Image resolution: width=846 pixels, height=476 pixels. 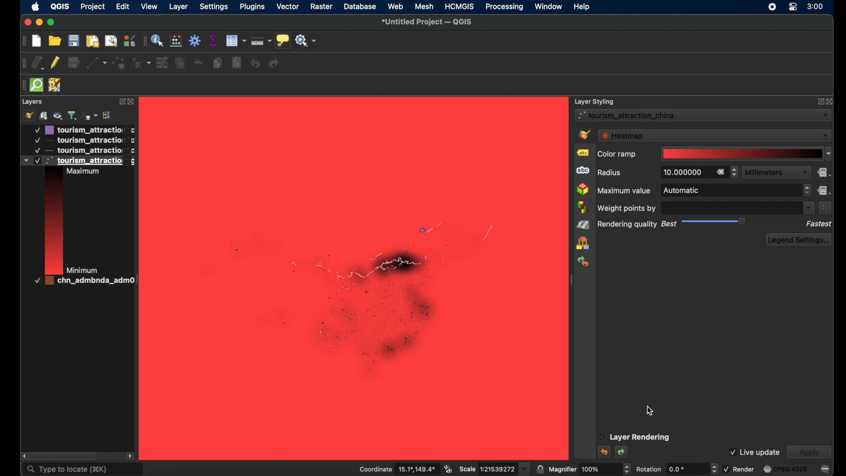 I want to click on help, so click(x=582, y=7).